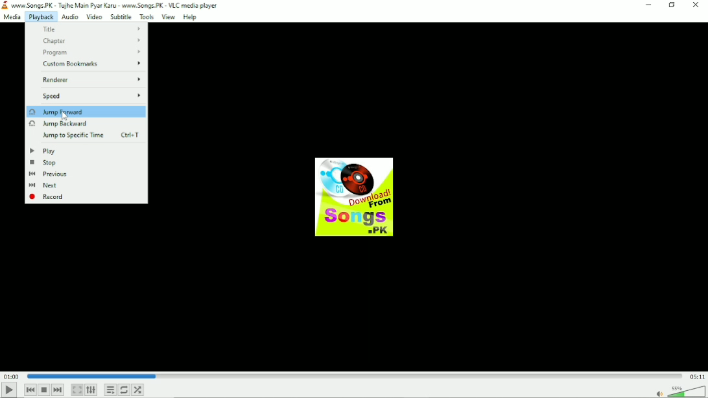 The image size is (708, 398). What do you see at coordinates (59, 124) in the screenshot?
I see `Jump backward` at bounding box center [59, 124].